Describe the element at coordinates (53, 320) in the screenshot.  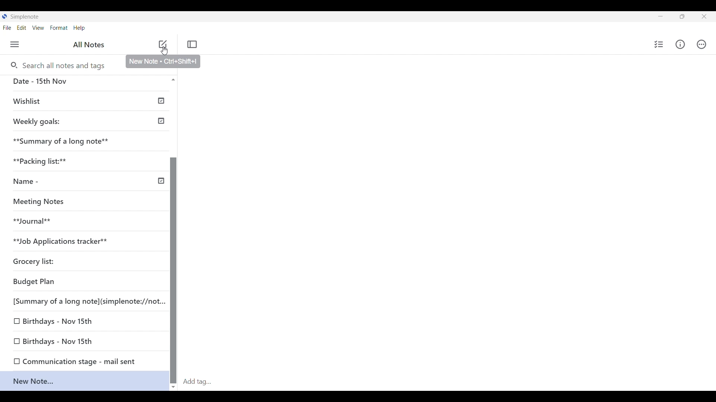
I see `O Birthdays - Nov 15th` at that location.